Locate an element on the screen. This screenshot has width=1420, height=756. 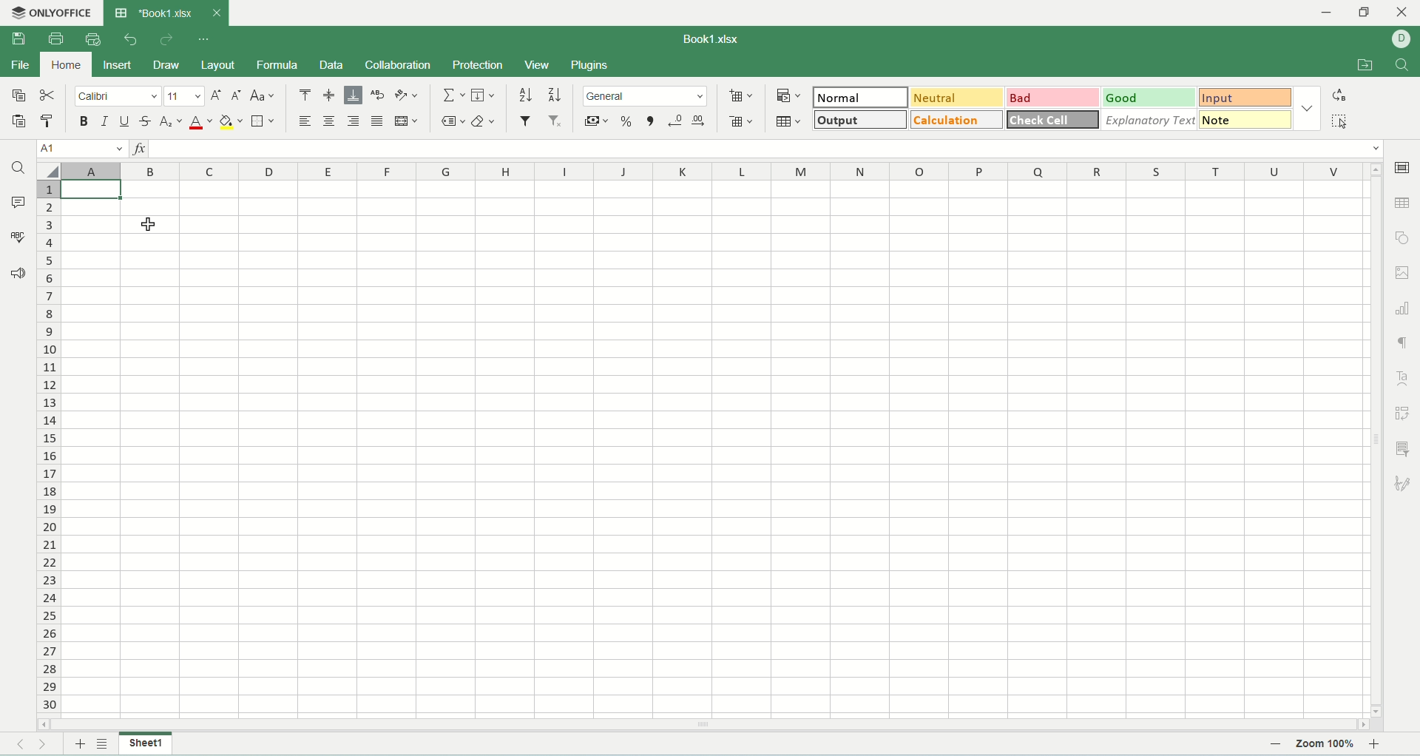
copy is located at coordinates (18, 95).